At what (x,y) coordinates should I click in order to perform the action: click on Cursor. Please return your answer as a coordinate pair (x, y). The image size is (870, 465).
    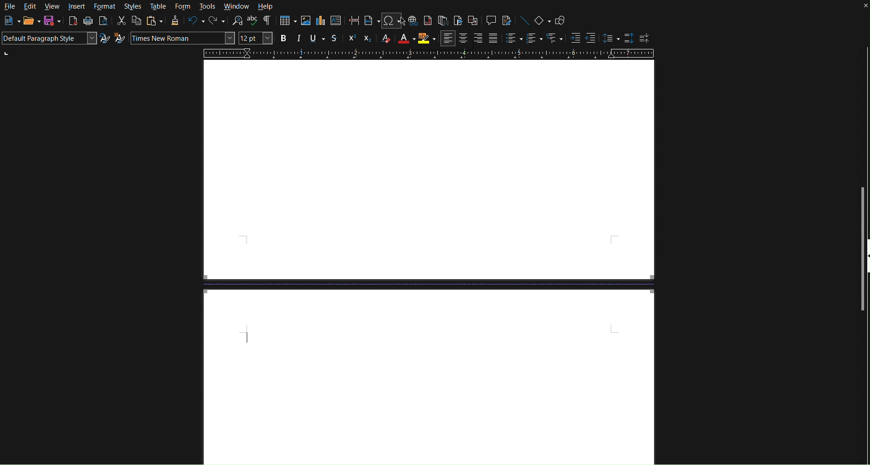
    Looking at the image, I should click on (400, 22).